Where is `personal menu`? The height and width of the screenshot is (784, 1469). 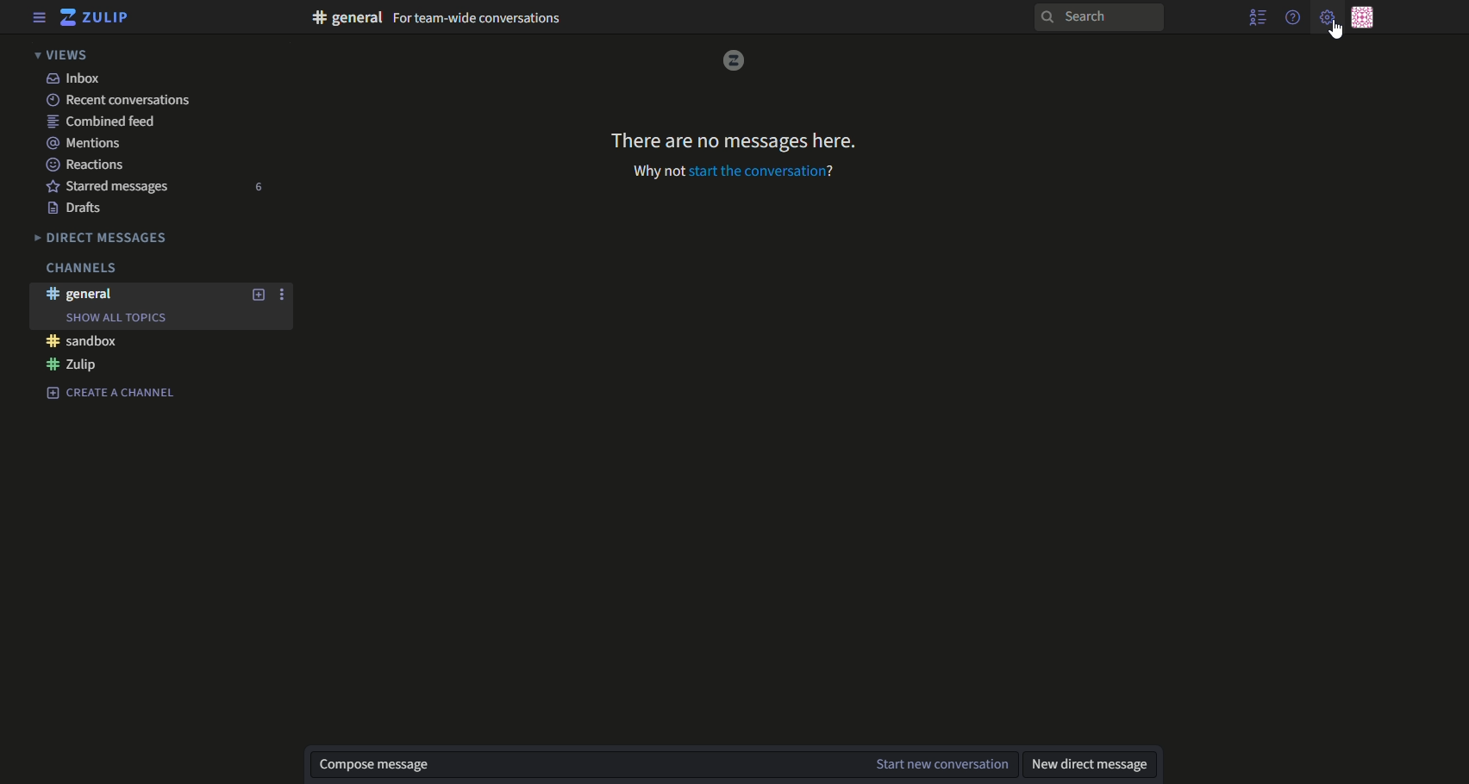
personal menu is located at coordinates (1364, 16).